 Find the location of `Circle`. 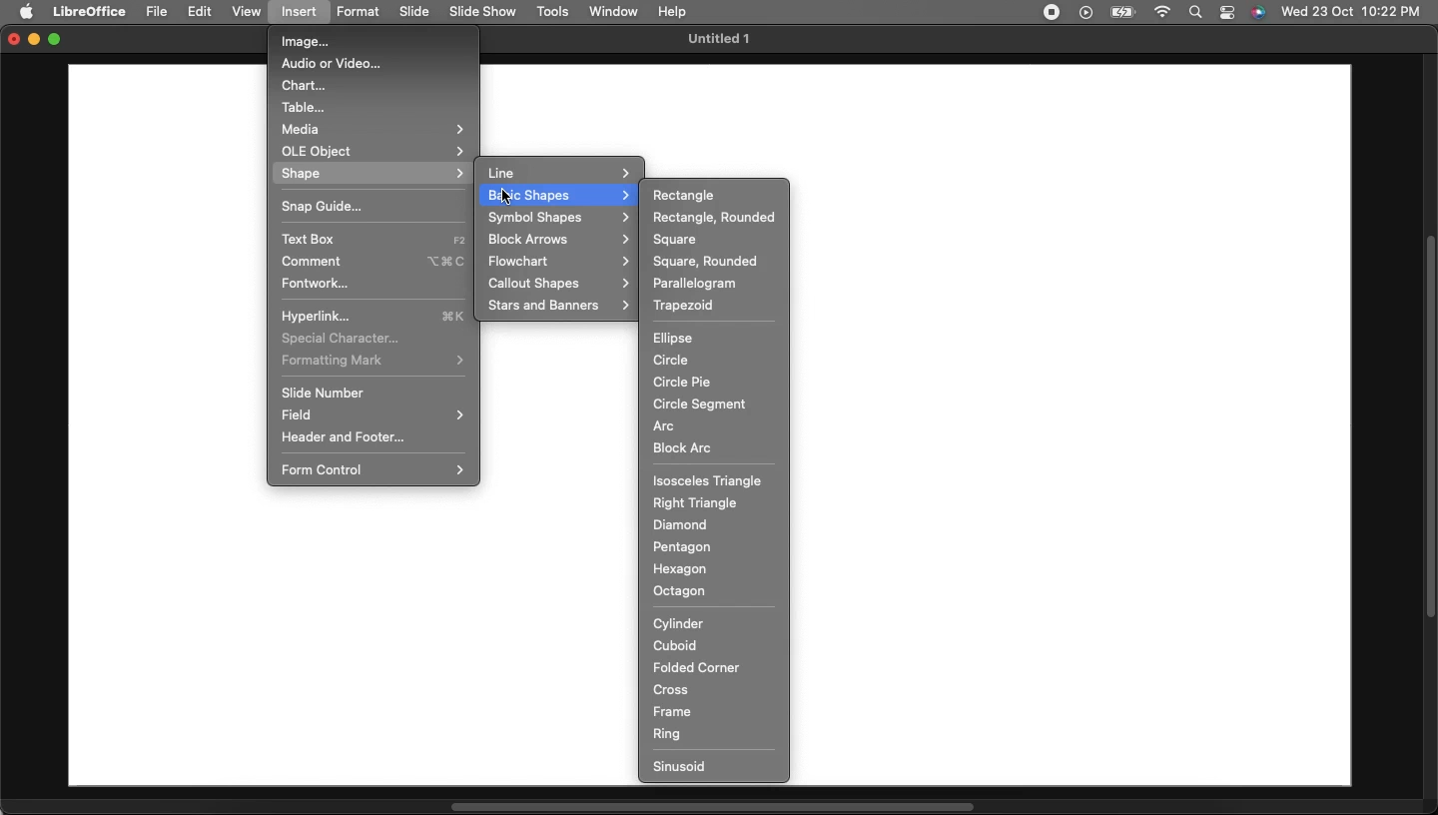

Circle is located at coordinates (671, 360).